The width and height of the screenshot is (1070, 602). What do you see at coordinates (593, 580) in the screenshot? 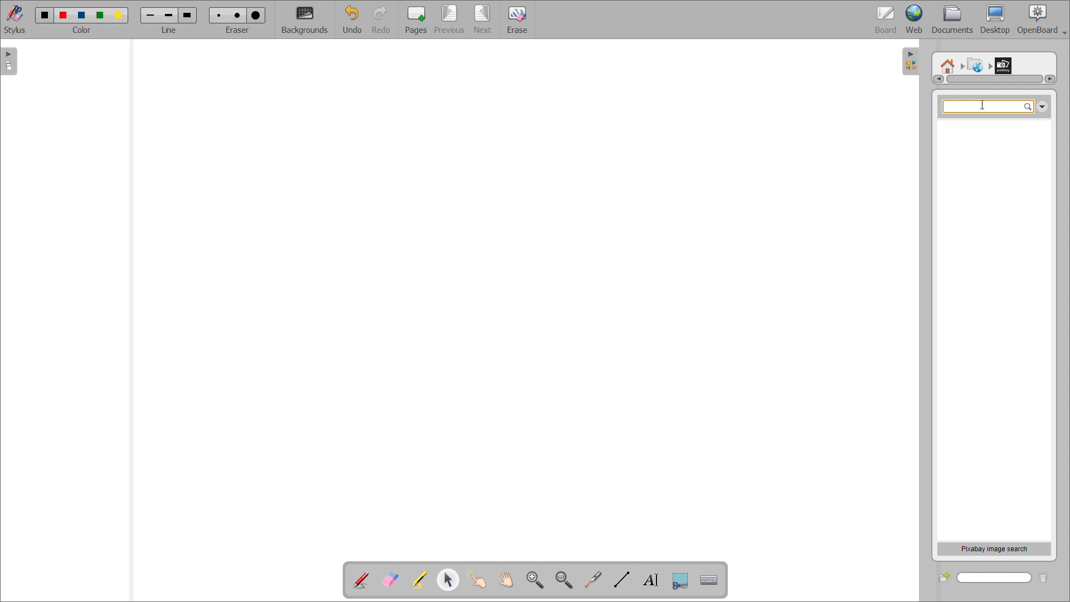
I see `virtual laser pointer` at bounding box center [593, 580].